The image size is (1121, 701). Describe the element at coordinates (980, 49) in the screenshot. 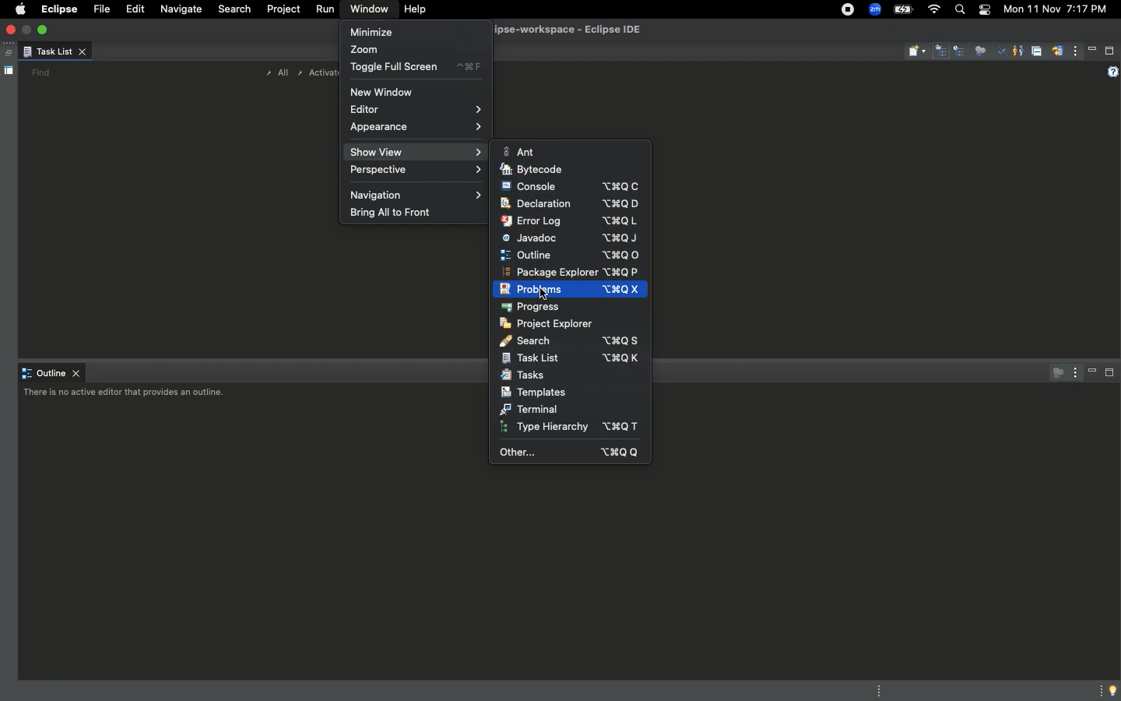

I see `Focus on workweek` at that location.